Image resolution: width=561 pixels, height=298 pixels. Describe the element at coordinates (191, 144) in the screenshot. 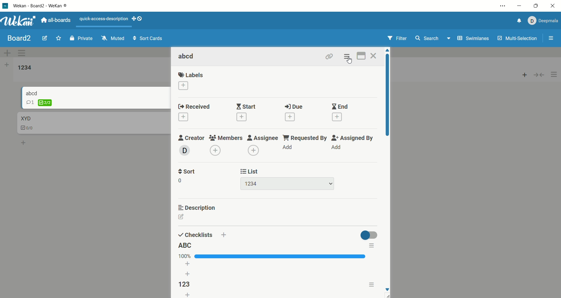

I see `creator` at that location.